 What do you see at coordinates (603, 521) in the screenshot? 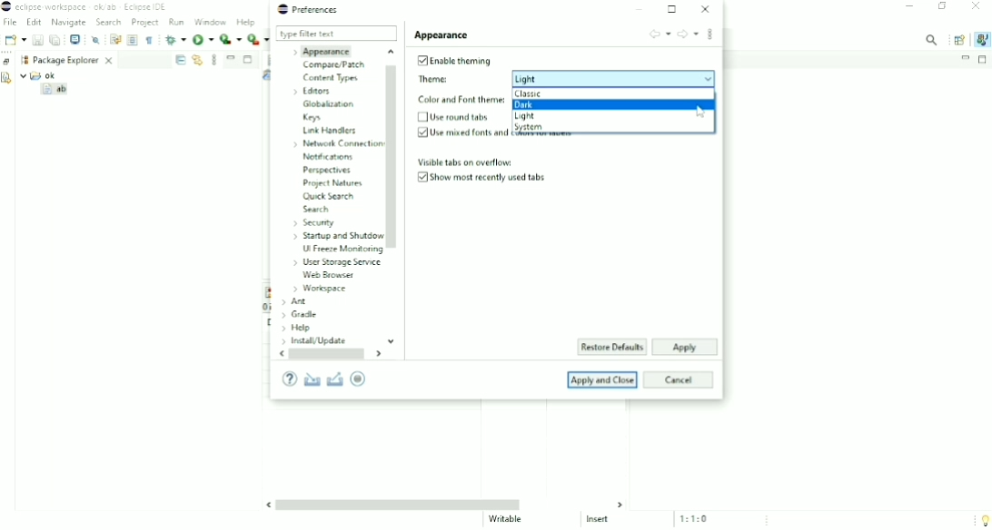
I see `Insert` at bounding box center [603, 521].